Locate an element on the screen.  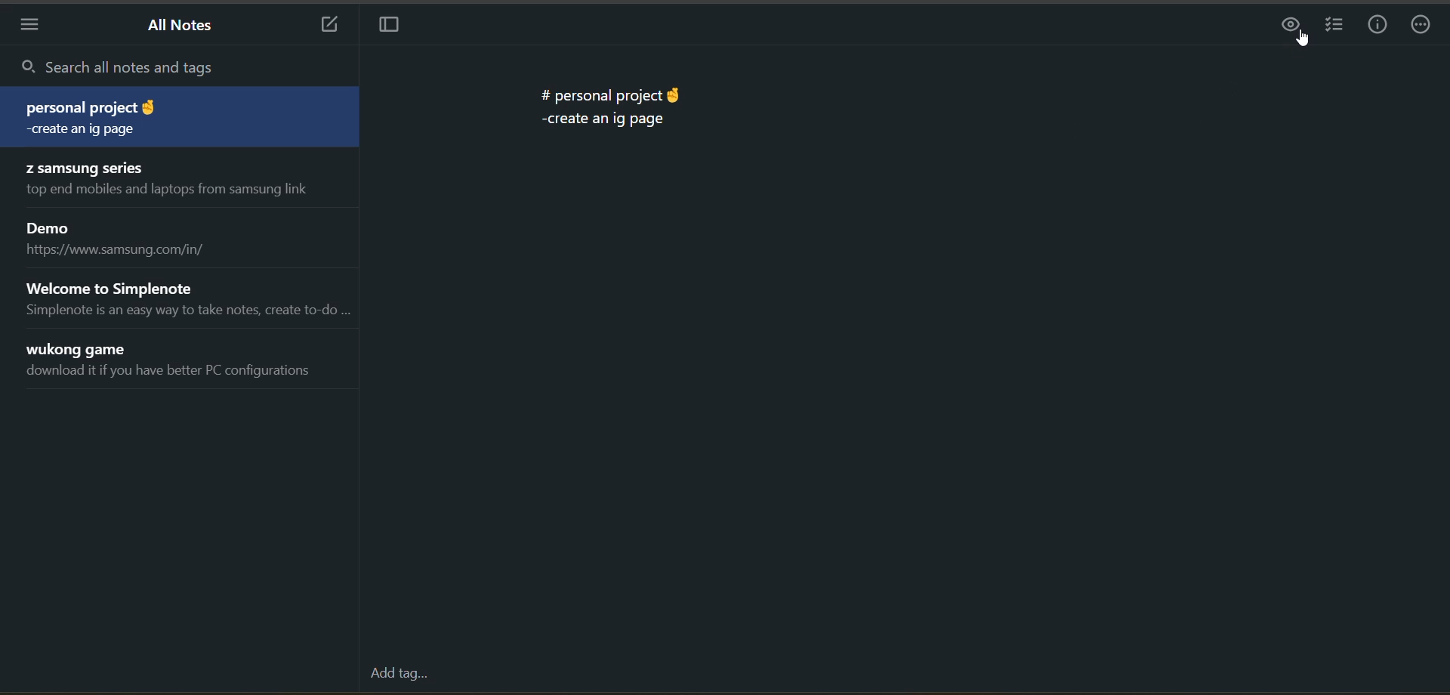
new note is located at coordinates (331, 26).